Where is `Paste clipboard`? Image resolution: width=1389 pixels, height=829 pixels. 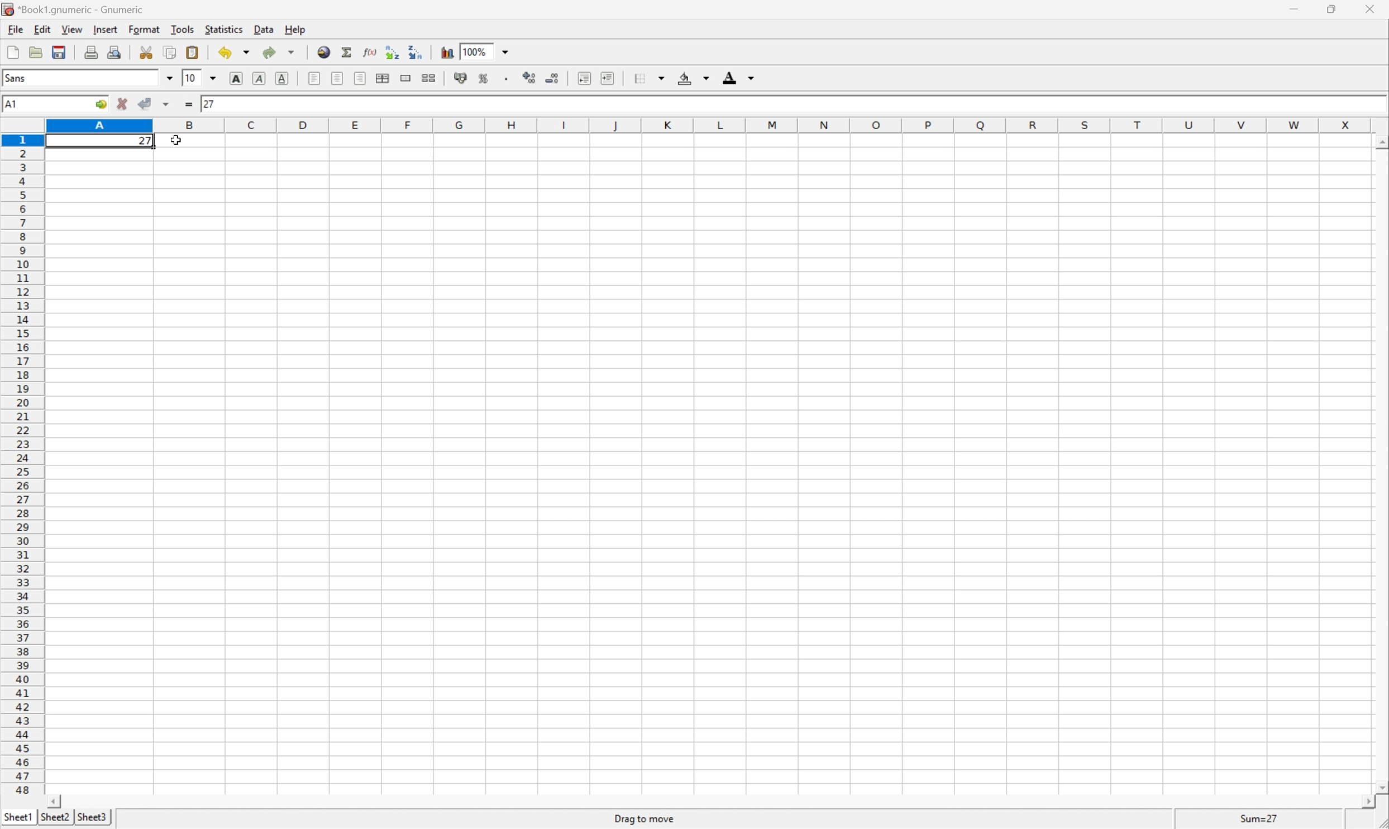 Paste clipboard is located at coordinates (192, 52).